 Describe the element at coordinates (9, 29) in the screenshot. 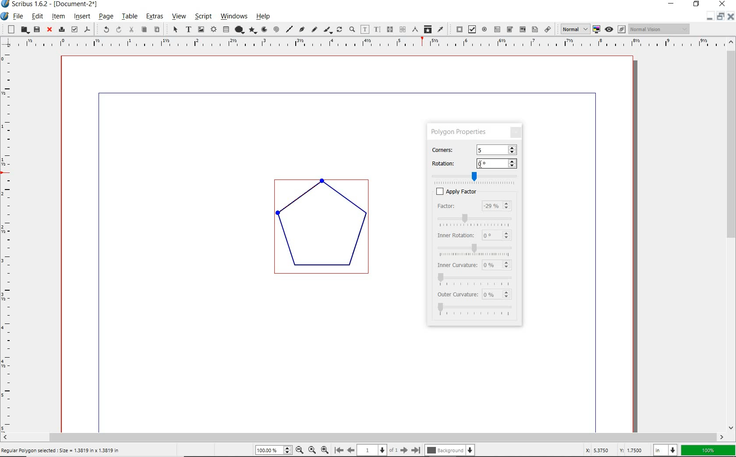

I see `new` at that location.